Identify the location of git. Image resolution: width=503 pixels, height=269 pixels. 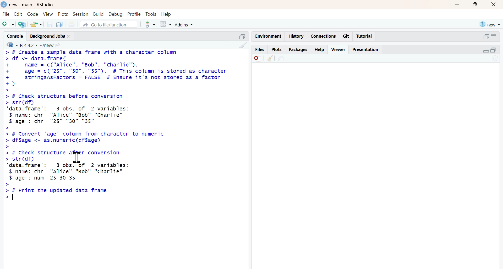
(346, 36).